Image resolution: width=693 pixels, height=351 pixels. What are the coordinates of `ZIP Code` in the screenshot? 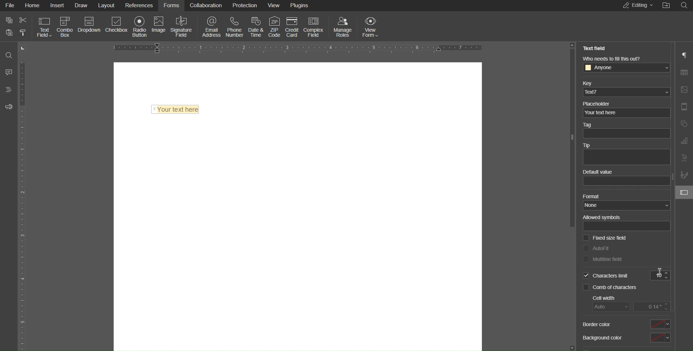 It's located at (275, 25).